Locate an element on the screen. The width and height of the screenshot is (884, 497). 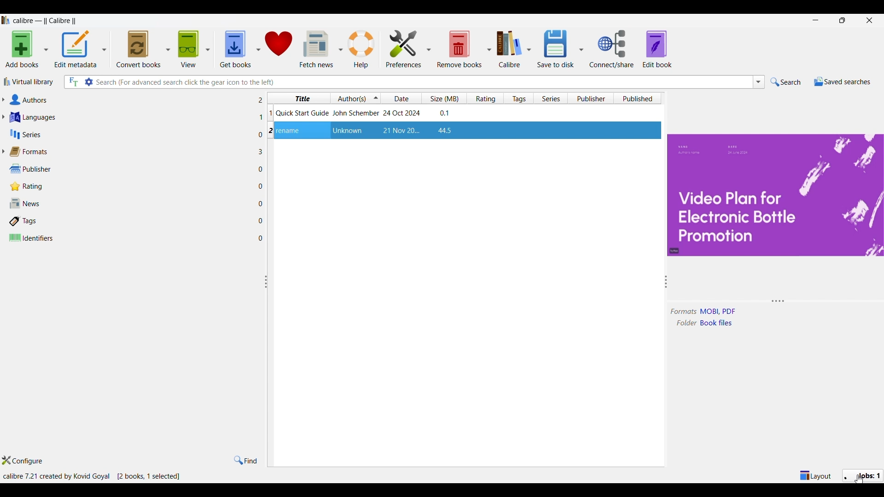
View is located at coordinates (188, 49).